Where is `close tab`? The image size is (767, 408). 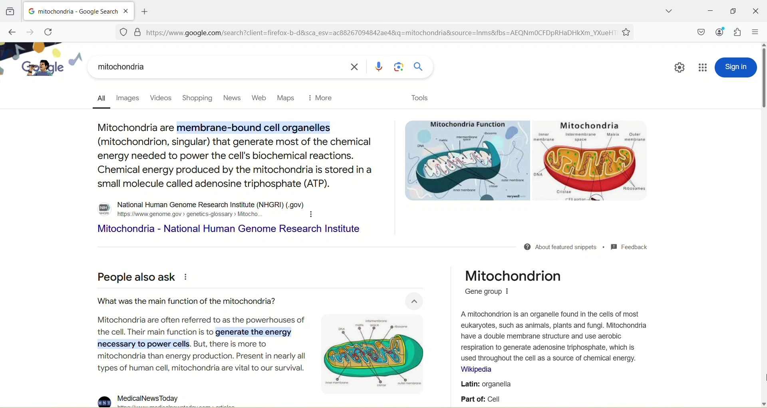
close tab is located at coordinates (127, 11).